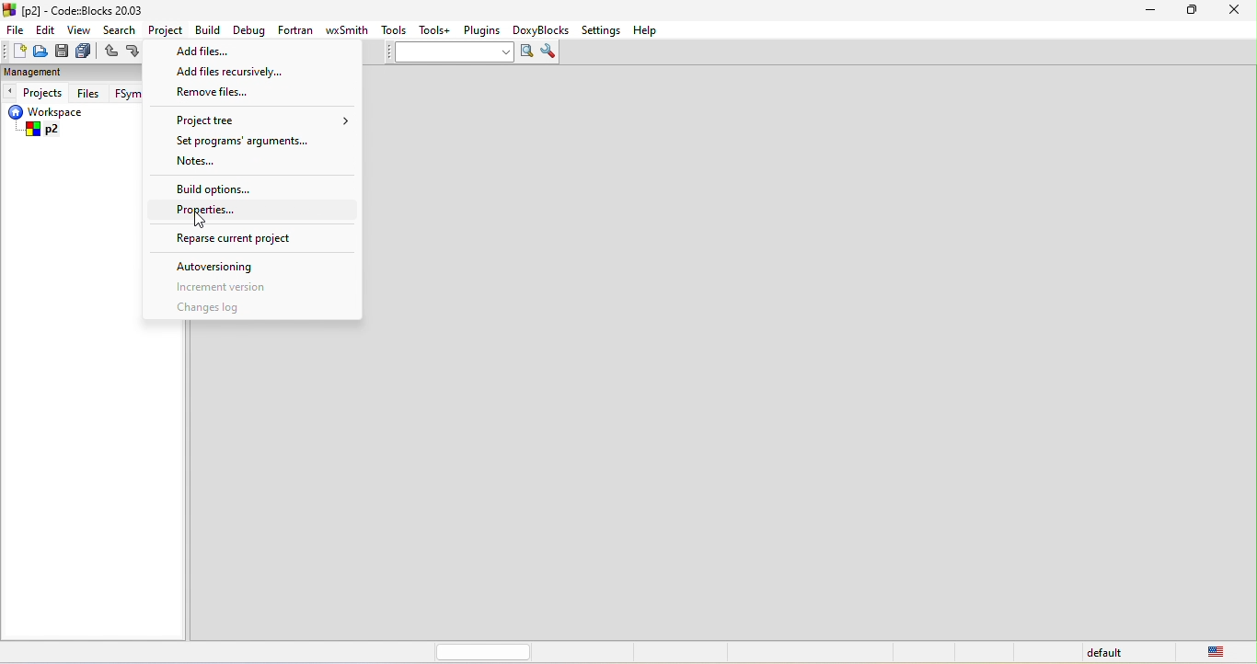 Image resolution: width=1257 pixels, height=664 pixels. What do you see at coordinates (223, 94) in the screenshot?
I see `remove files` at bounding box center [223, 94].